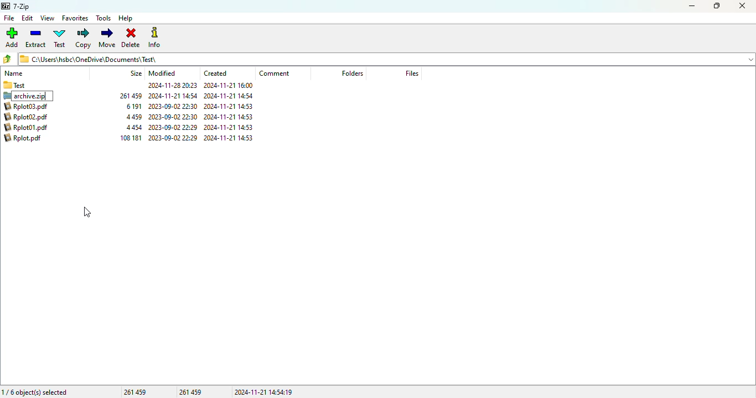 Image resolution: width=756 pixels, height=398 pixels. I want to click on 2023-09-02 22:30, so click(173, 138).